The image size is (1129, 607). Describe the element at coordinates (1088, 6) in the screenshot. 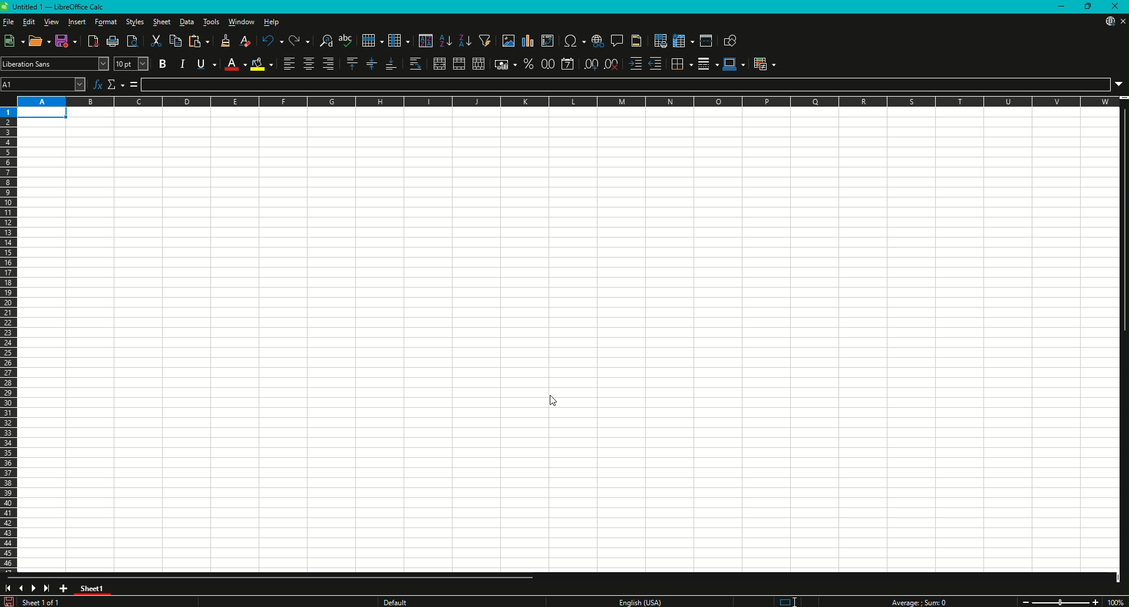

I see `Restore` at that location.